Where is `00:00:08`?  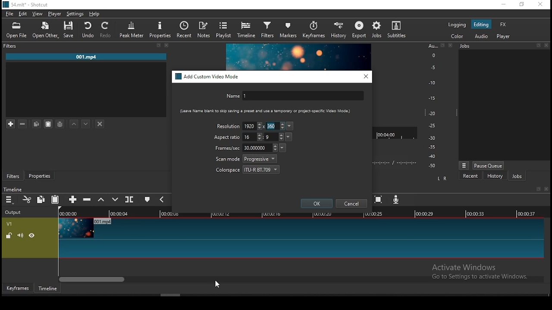
00:00:08 is located at coordinates (173, 214).